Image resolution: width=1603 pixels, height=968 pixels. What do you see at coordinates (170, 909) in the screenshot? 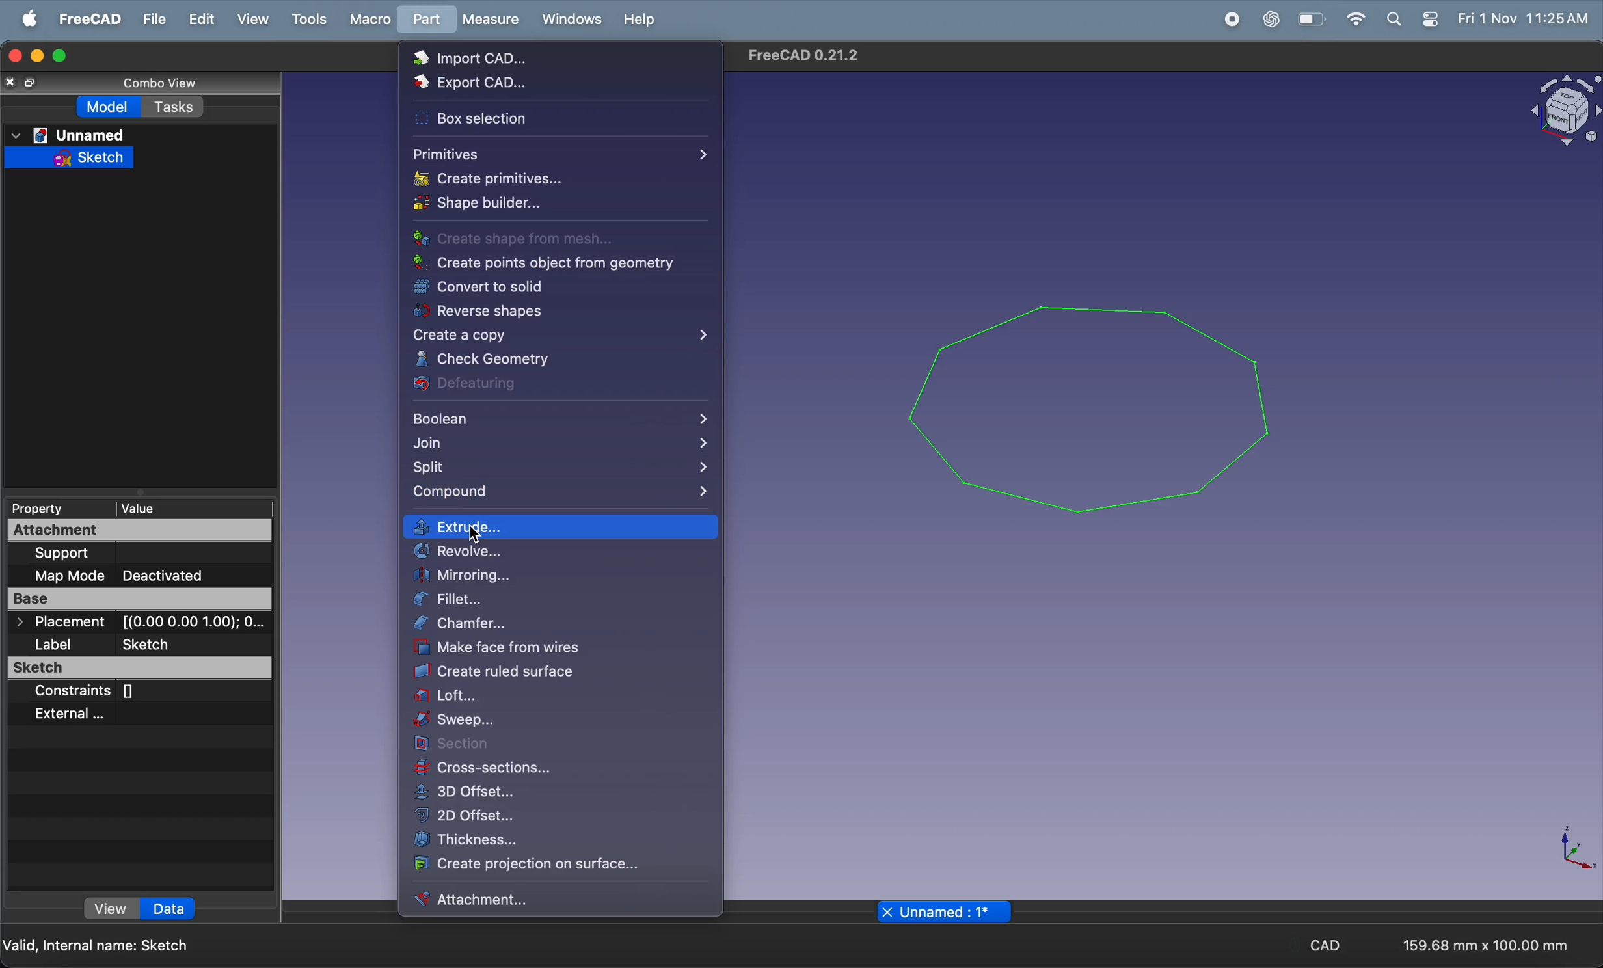
I see `data` at bounding box center [170, 909].